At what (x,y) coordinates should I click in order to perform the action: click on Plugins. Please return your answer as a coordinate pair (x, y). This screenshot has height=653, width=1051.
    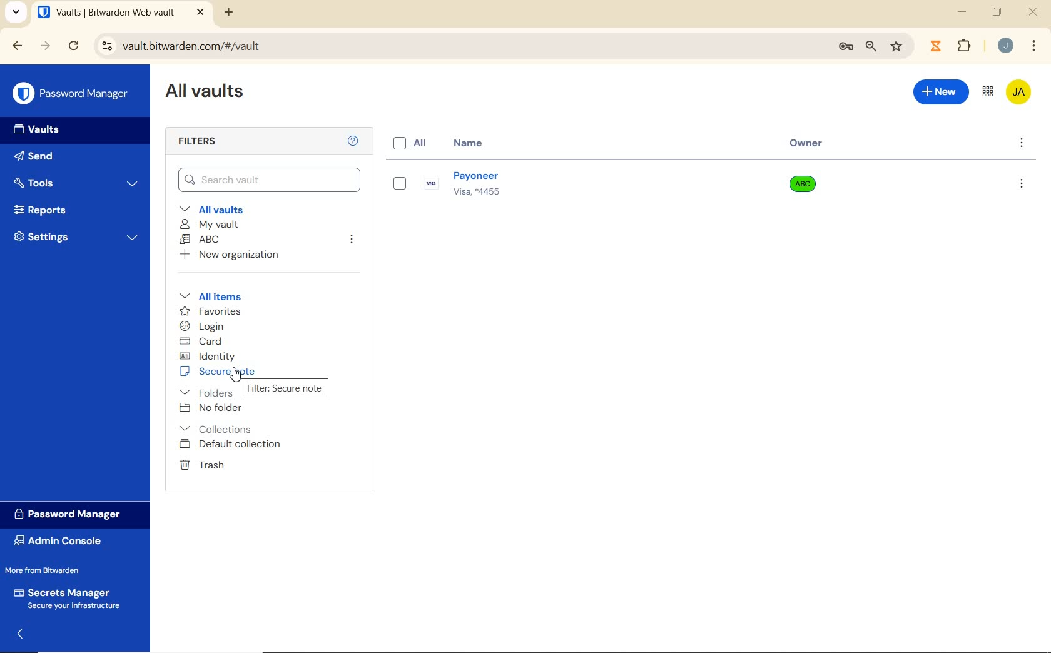
    Looking at the image, I should click on (967, 44).